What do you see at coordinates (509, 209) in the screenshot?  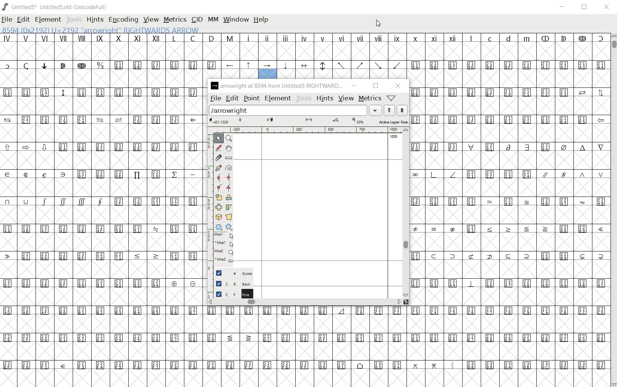 I see `glyph characters` at bounding box center [509, 209].